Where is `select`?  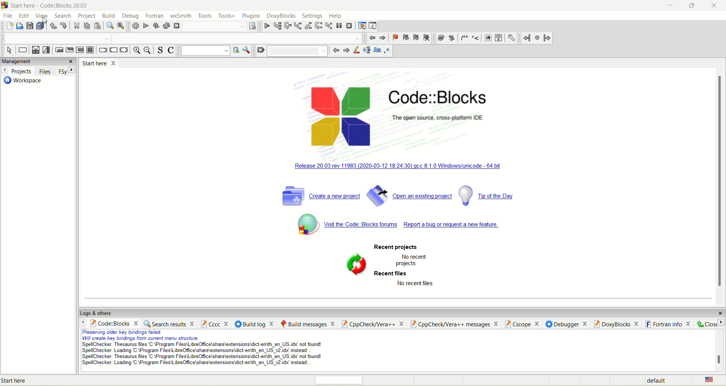 select is located at coordinates (8, 50).